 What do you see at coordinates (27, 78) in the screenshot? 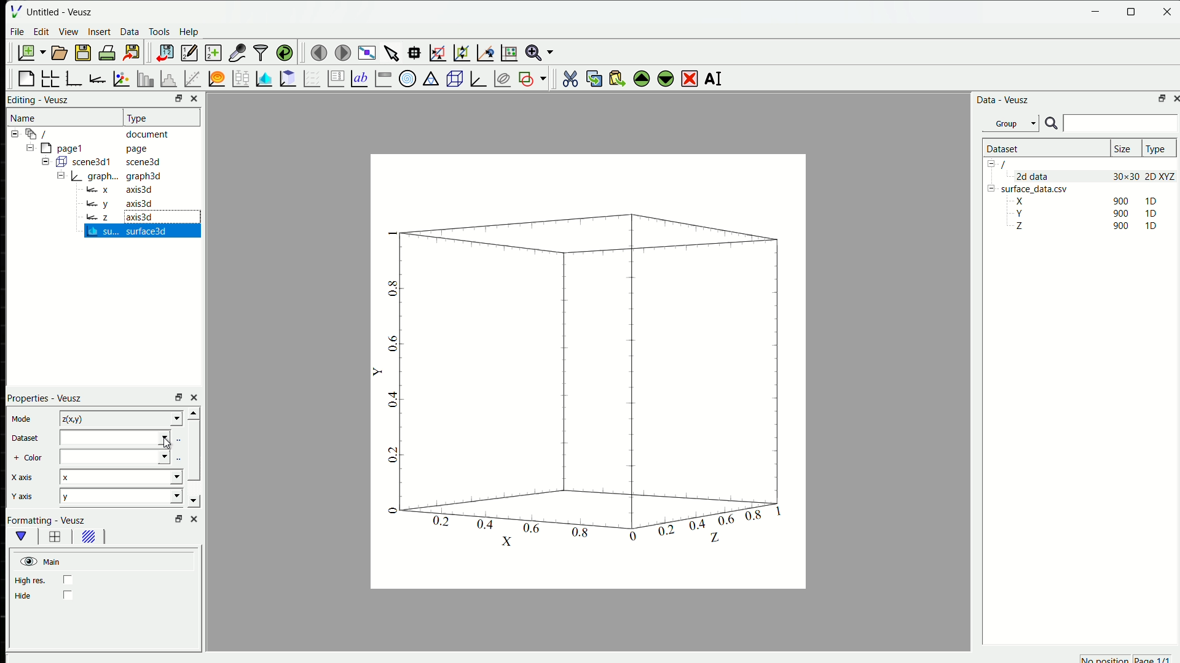
I see `blank page` at bounding box center [27, 78].